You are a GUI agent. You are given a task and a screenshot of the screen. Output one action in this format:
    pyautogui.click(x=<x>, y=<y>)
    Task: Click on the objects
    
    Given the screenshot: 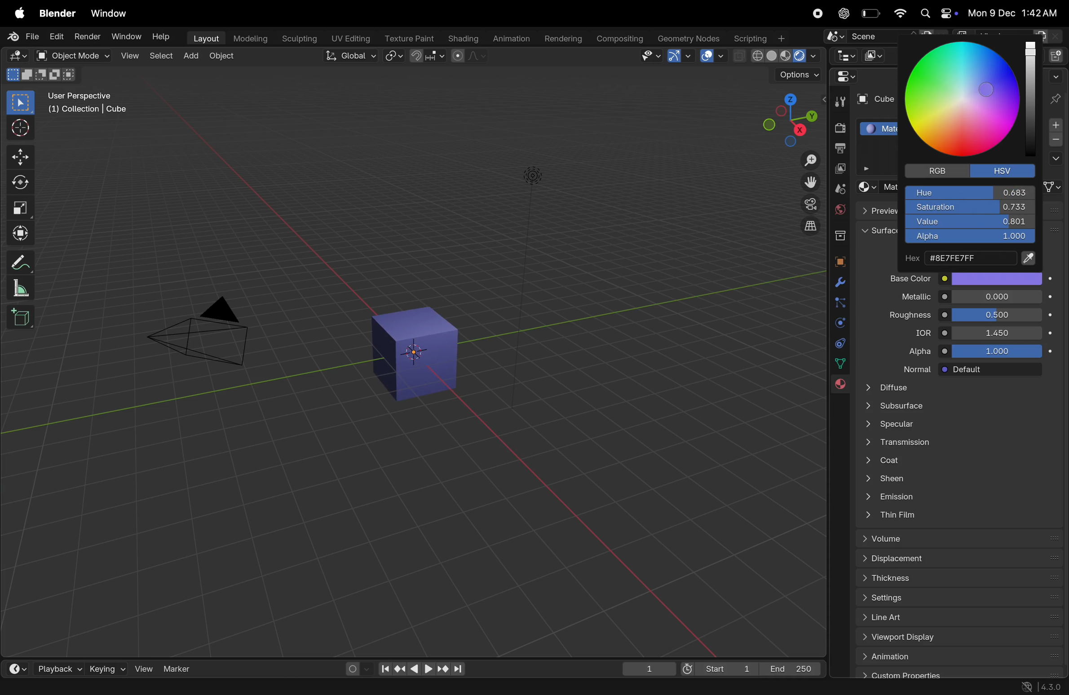 What is the action you would take?
    pyautogui.click(x=837, y=260)
    